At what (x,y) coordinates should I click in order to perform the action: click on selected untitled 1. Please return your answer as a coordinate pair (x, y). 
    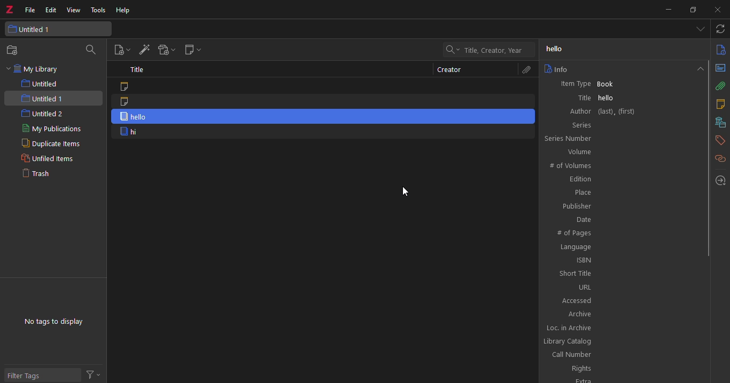
    Looking at the image, I should click on (53, 98).